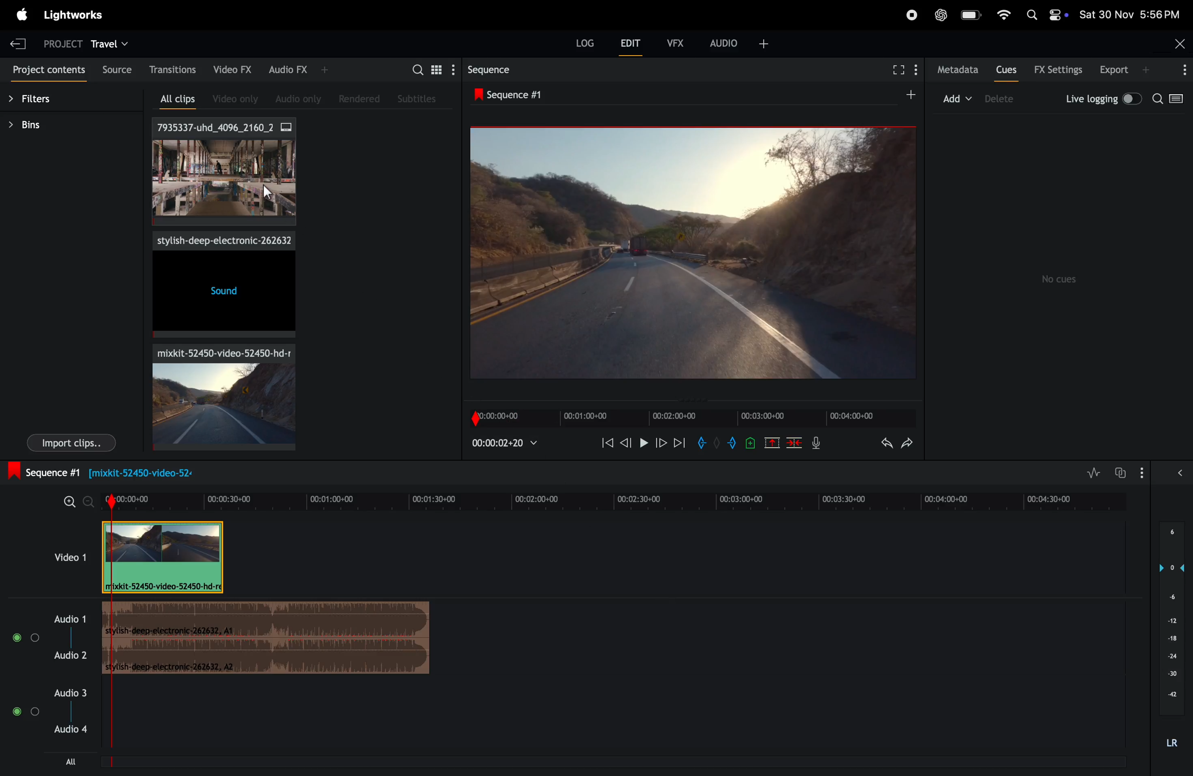 Image resolution: width=1193 pixels, height=776 pixels. What do you see at coordinates (33, 125) in the screenshot?
I see `bins` at bounding box center [33, 125].